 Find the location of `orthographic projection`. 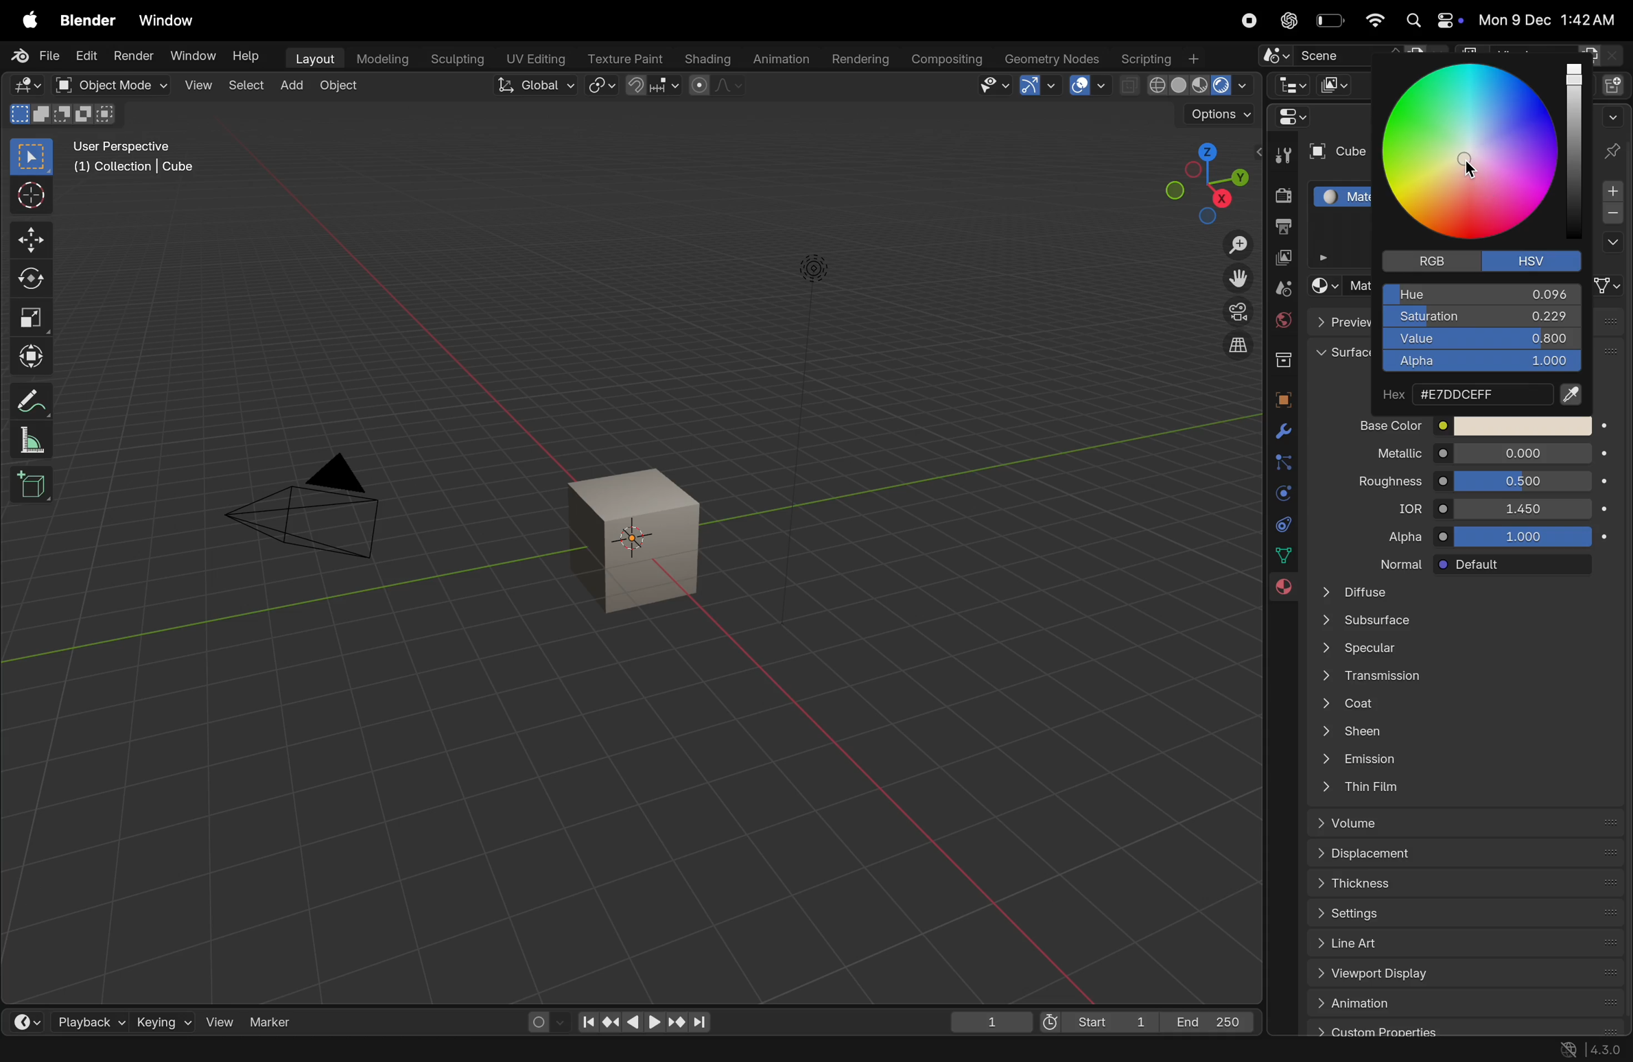

orthographic projection is located at coordinates (1239, 345).